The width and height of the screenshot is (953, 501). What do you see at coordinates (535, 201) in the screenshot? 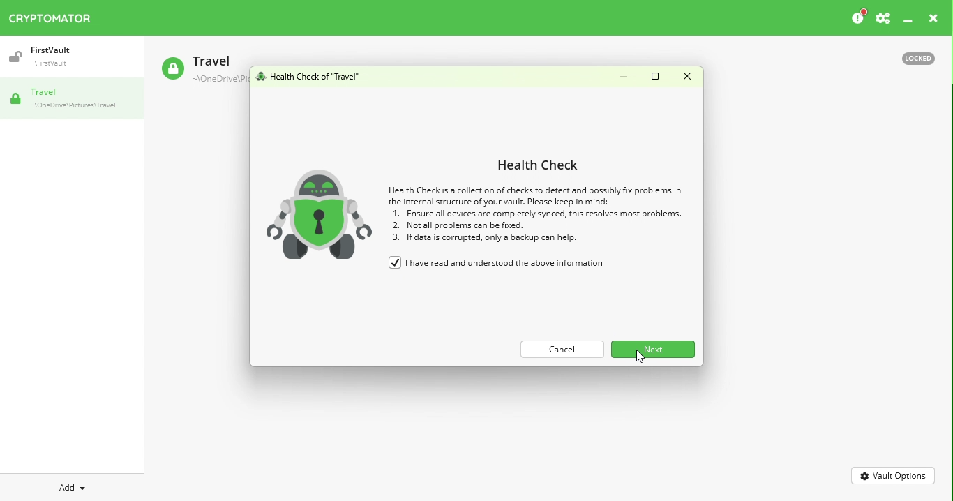
I see `Health check information` at bounding box center [535, 201].